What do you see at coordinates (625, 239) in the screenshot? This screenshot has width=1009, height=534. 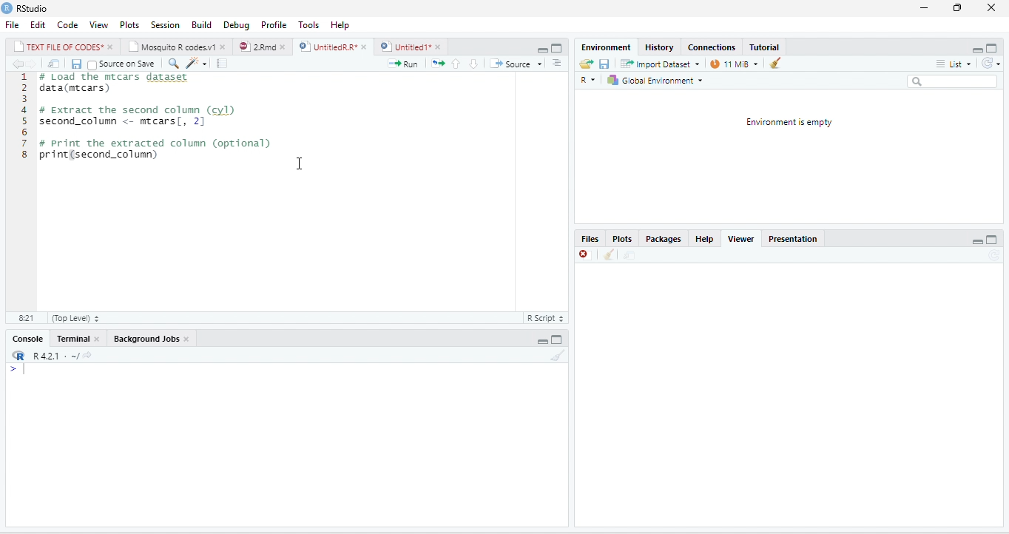 I see `Plots` at bounding box center [625, 239].